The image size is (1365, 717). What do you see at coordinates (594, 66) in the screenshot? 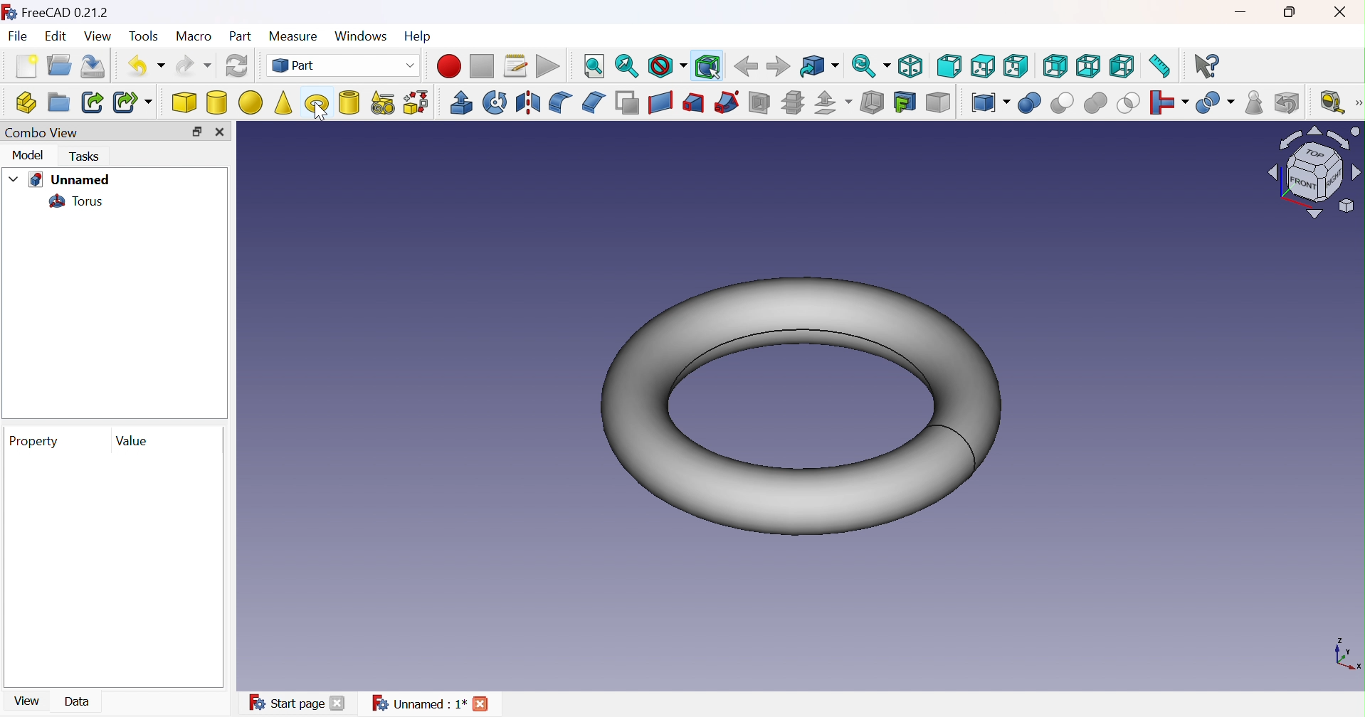
I see `Fit all` at bounding box center [594, 66].